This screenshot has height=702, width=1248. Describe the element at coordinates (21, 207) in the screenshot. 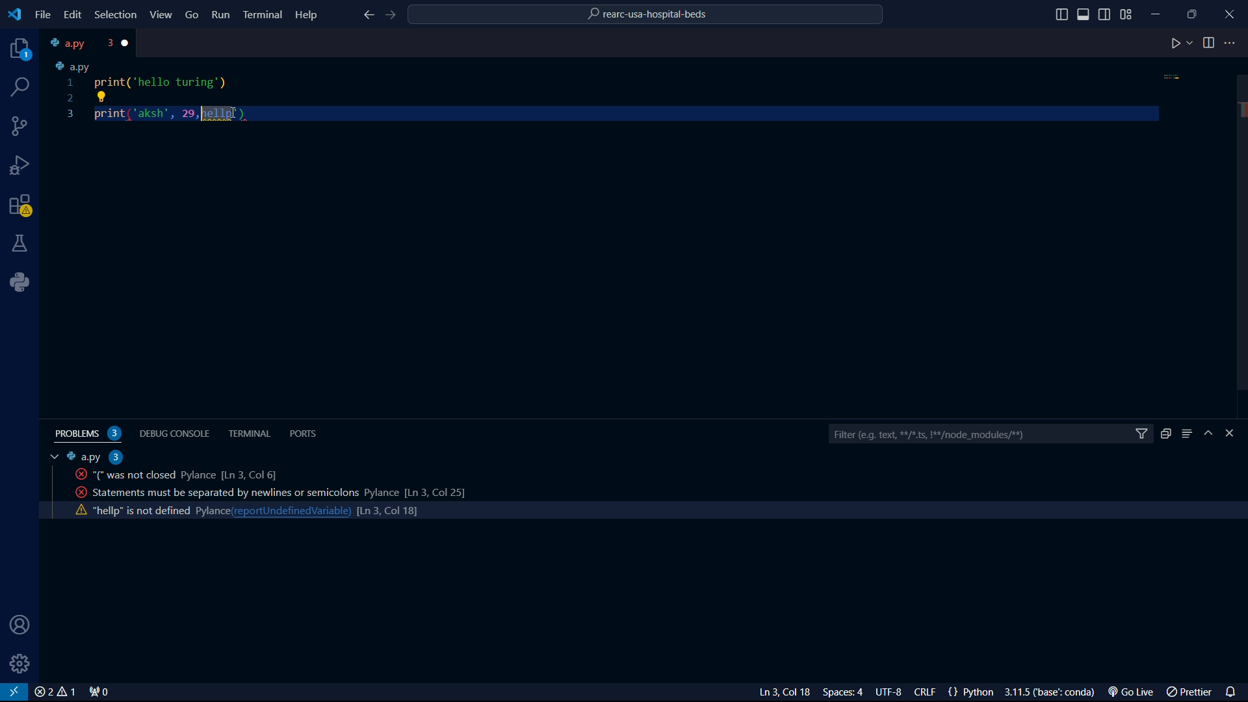

I see `warning` at that location.